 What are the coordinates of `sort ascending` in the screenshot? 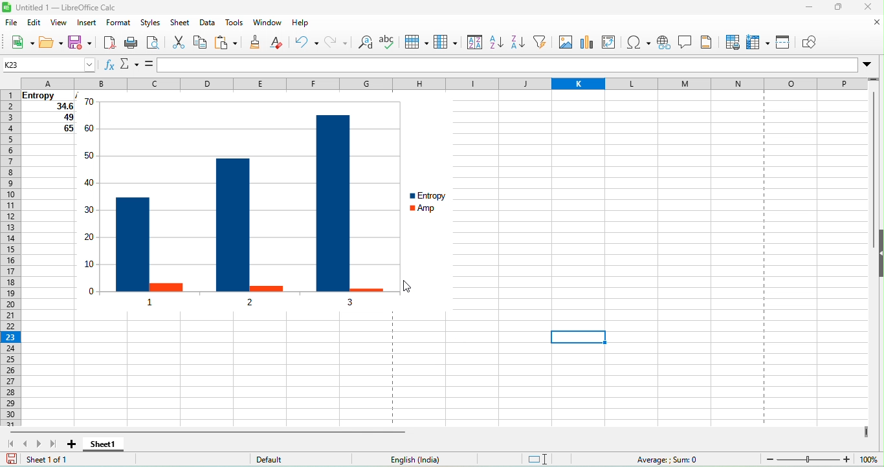 It's located at (497, 41).